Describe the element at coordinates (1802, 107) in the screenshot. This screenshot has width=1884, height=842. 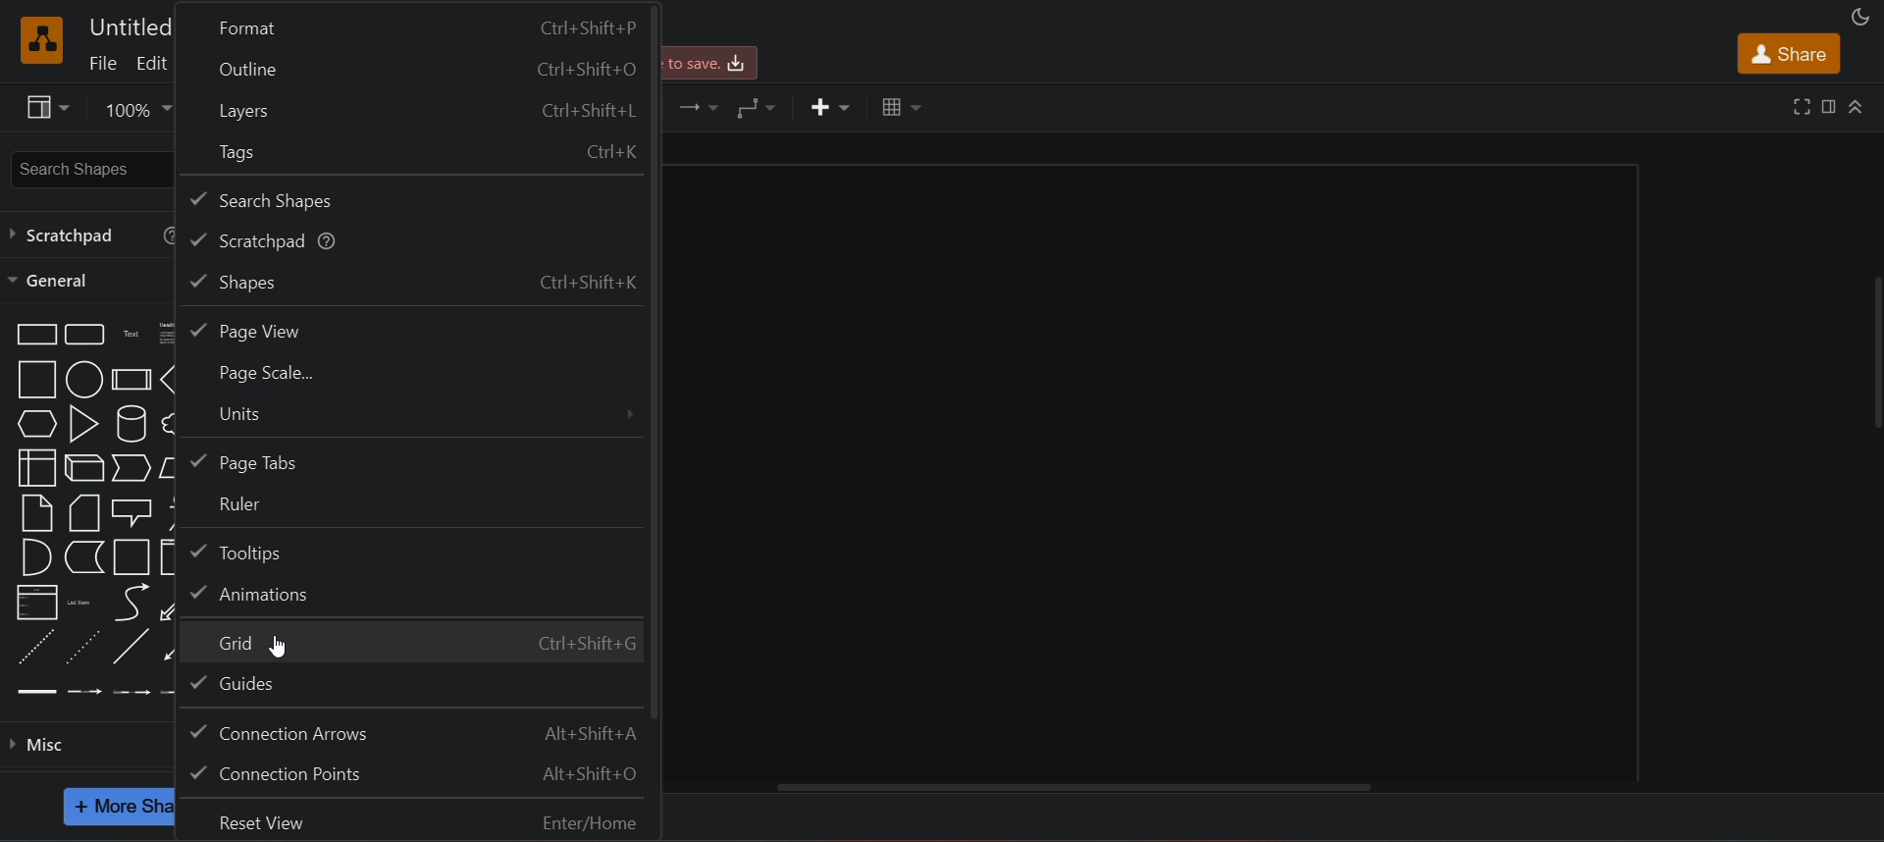
I see `fullscreen` at that location.